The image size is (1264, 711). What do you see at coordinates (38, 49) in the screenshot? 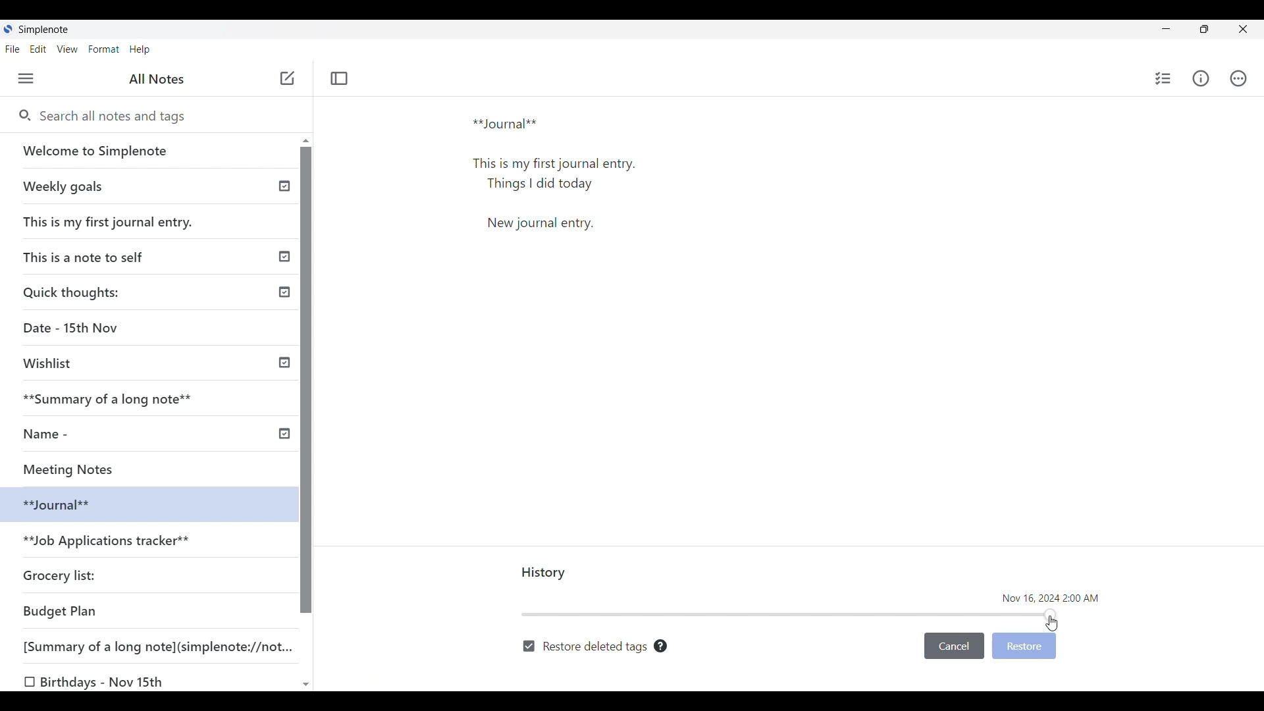
I see `Edit menu` at bounding box center [38, 49].